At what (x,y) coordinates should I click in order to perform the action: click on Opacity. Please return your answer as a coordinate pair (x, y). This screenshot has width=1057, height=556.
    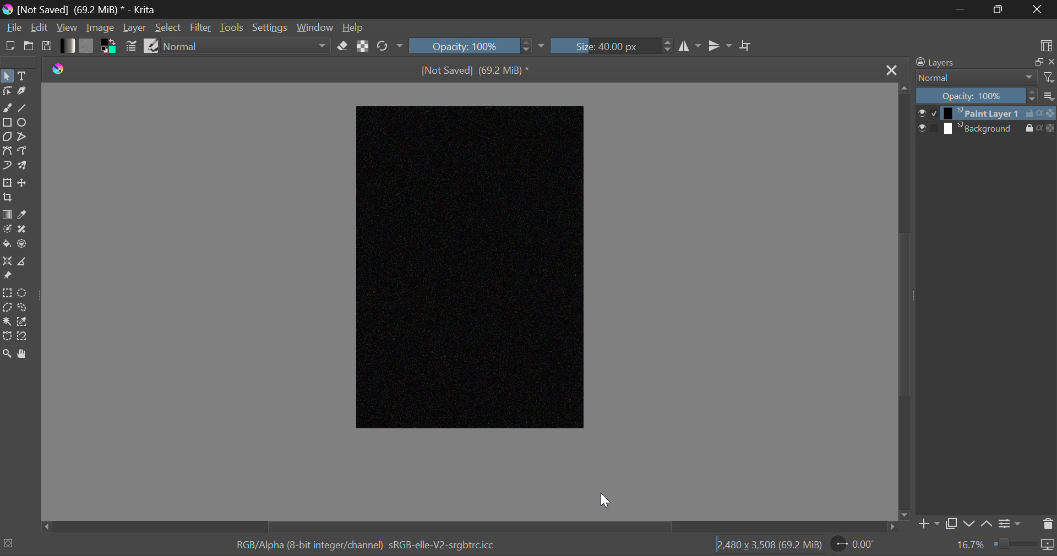
    Looking at the image, I should click on (477, 45).